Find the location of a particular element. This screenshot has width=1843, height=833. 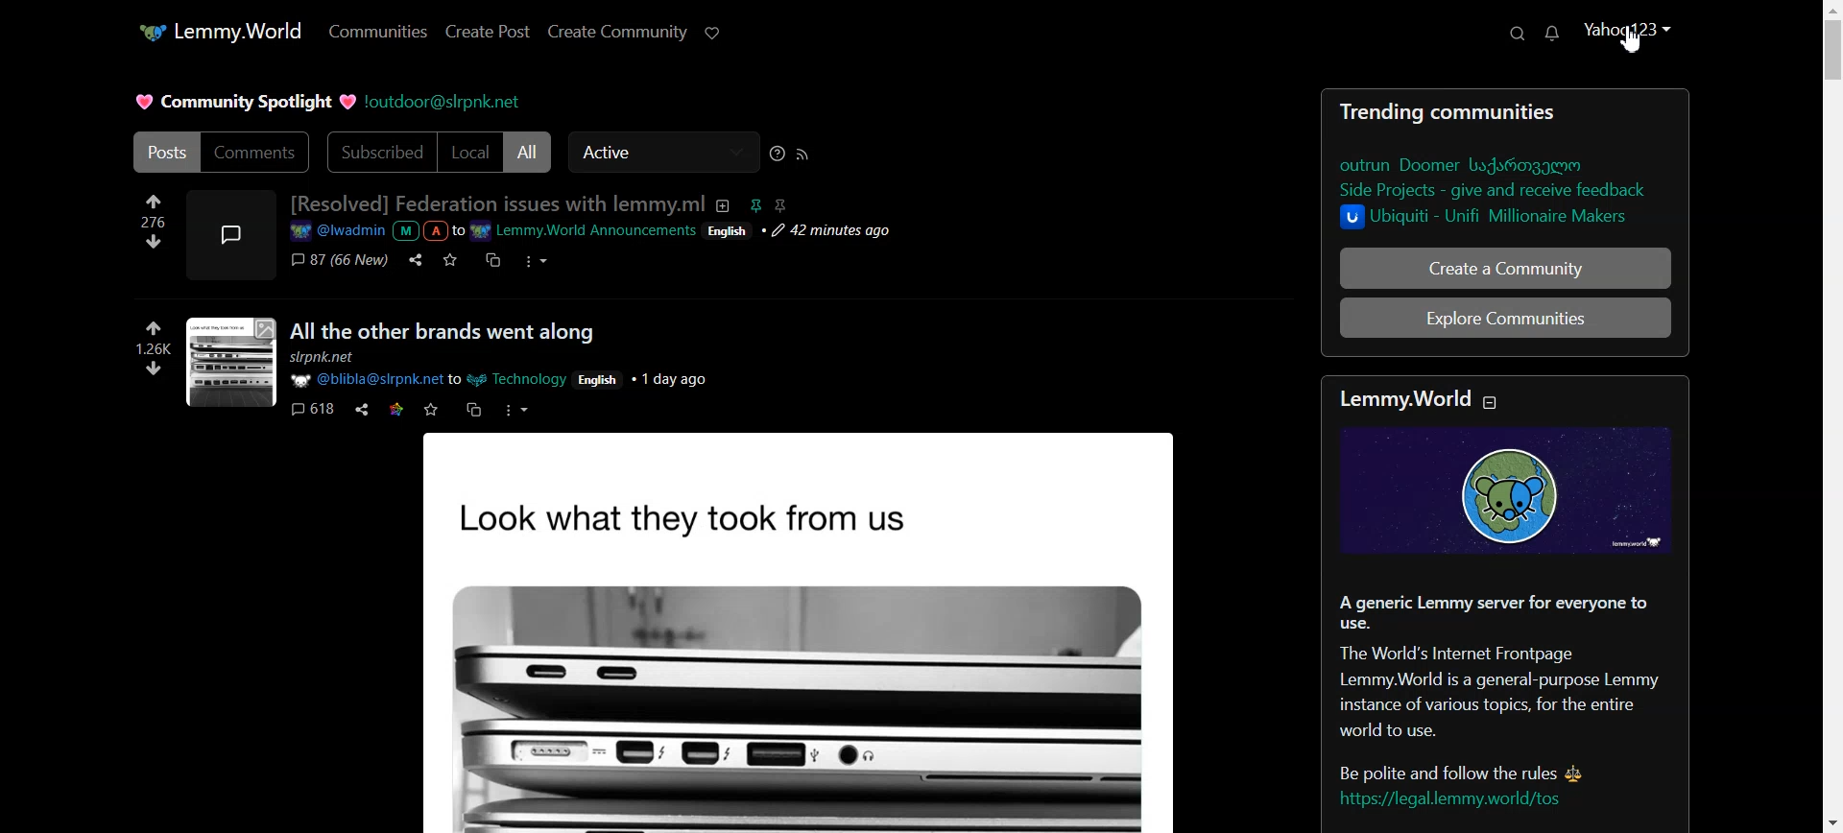

1.26k is located at coordinates (143, 349).